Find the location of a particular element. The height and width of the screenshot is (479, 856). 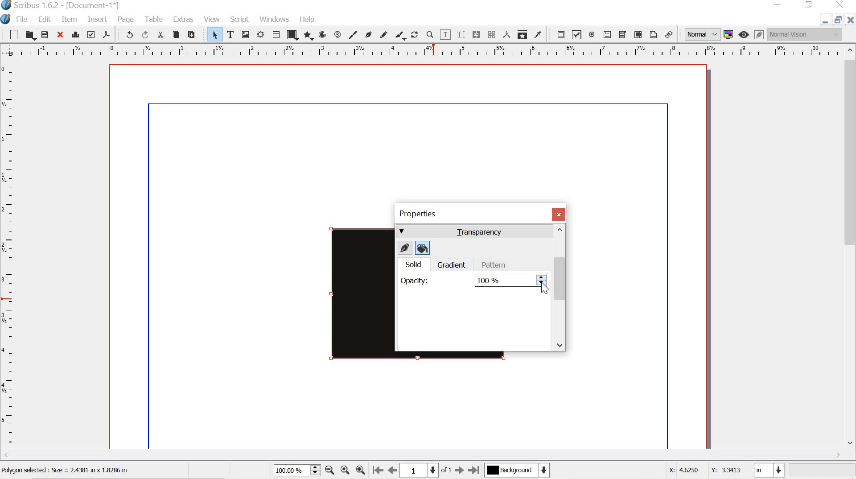

properties is located at coordinates (417, 215).